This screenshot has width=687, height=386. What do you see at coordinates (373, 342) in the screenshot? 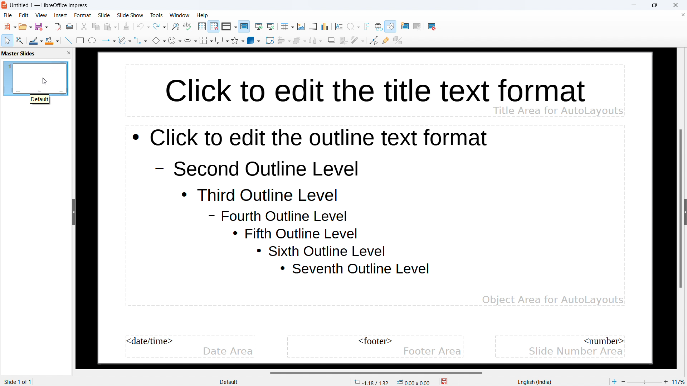
I see `<footer>` at bounding box center [373, 342].